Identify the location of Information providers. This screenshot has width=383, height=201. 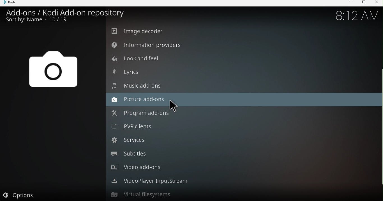
(242, 45).